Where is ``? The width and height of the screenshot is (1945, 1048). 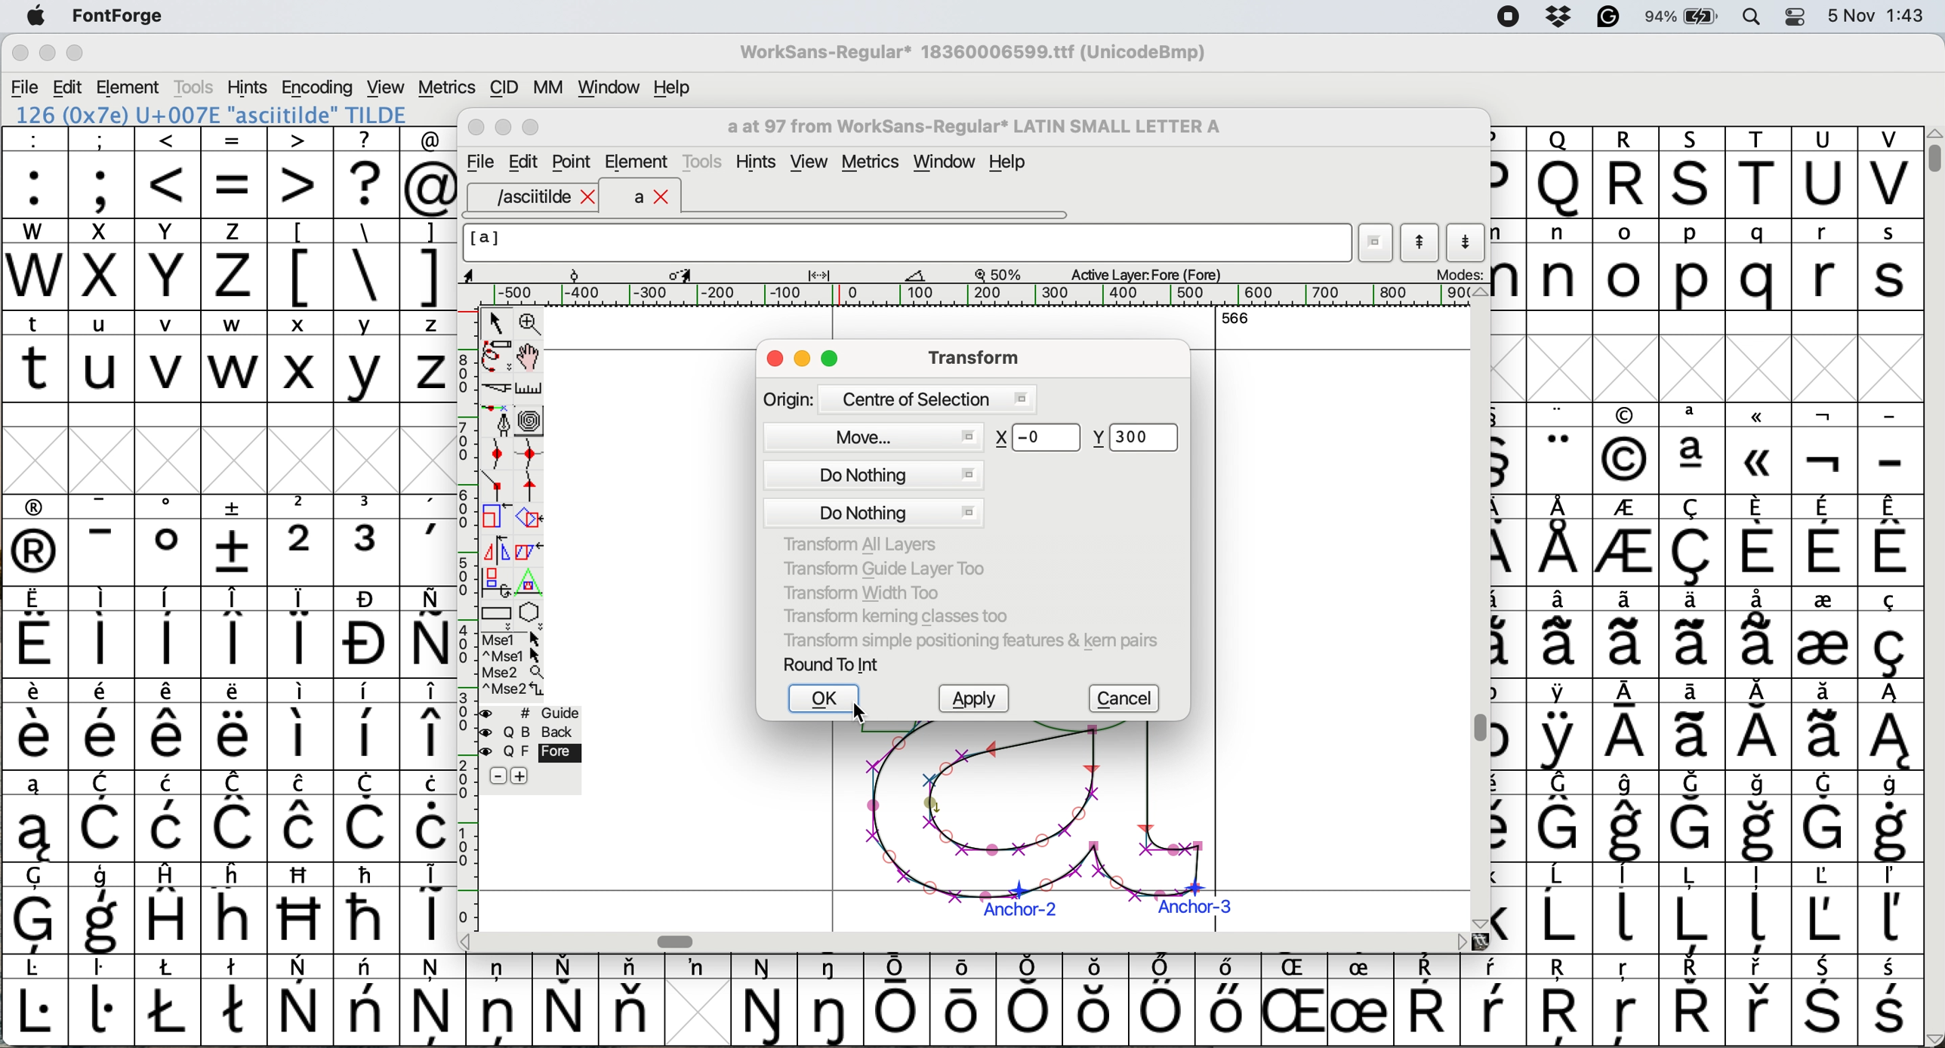
 is located at coordinates (236, 907).